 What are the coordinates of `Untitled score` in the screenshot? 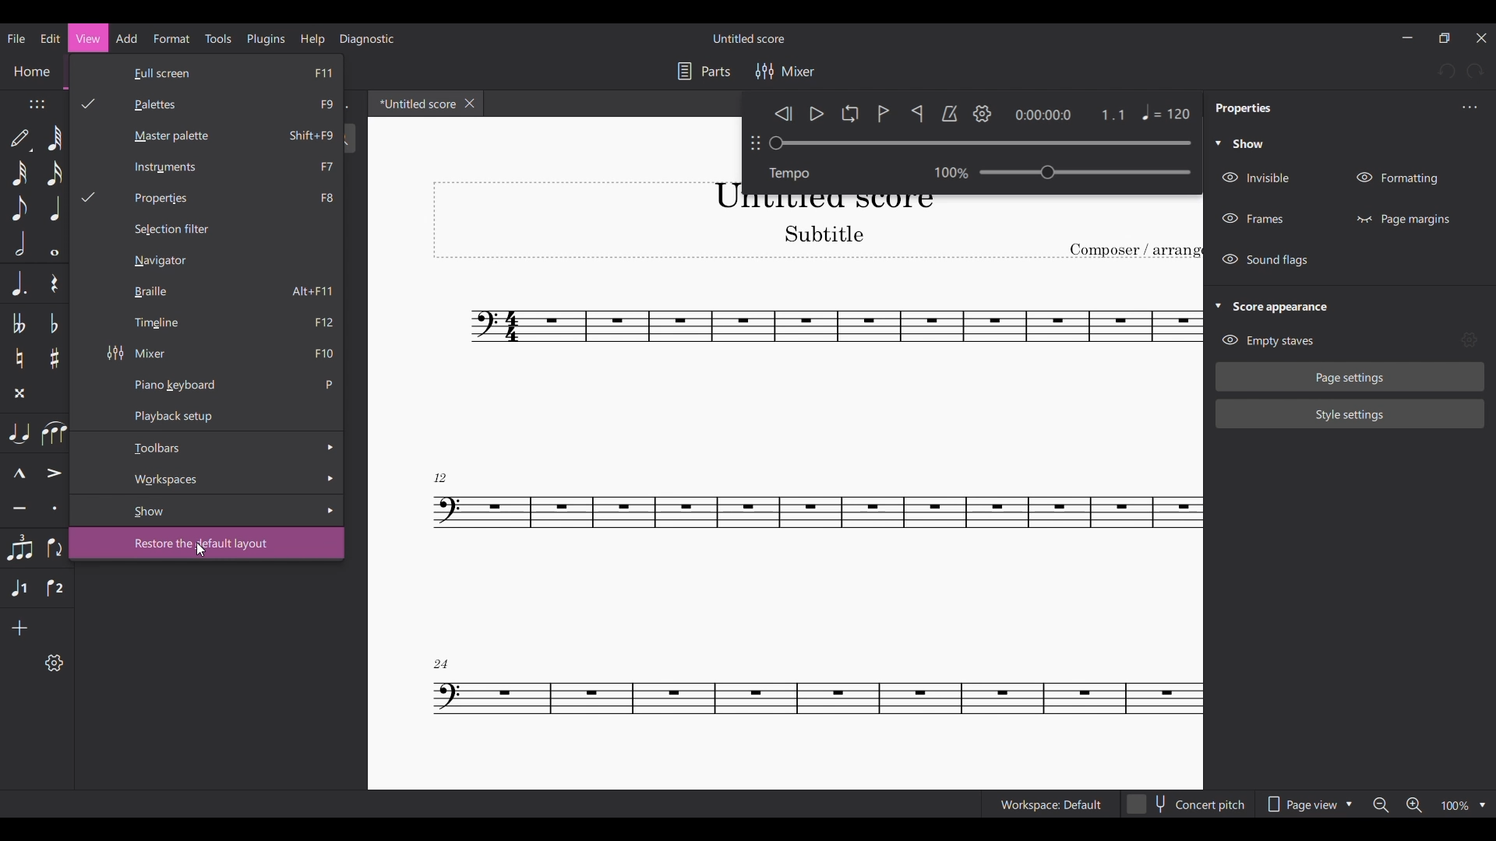 It's located at (748, 38).